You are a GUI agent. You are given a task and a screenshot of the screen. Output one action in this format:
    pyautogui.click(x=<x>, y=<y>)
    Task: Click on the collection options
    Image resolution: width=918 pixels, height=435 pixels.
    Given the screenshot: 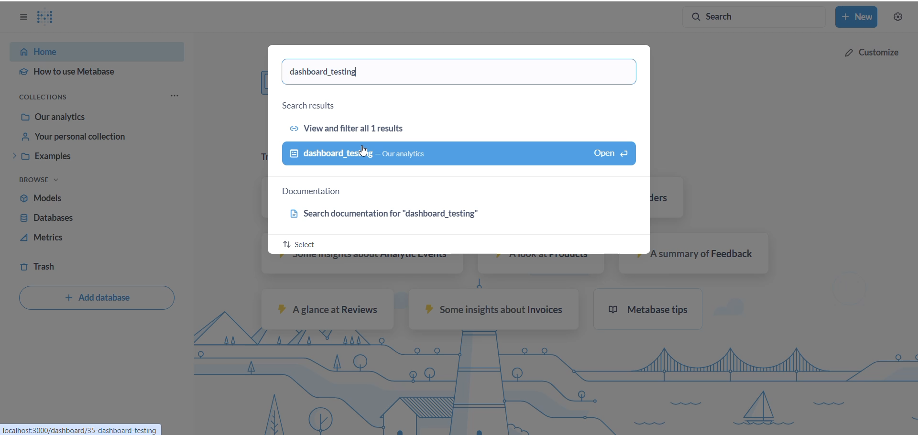 What is the action you would take?
    pyautogui.click(x=176, y=96)
    